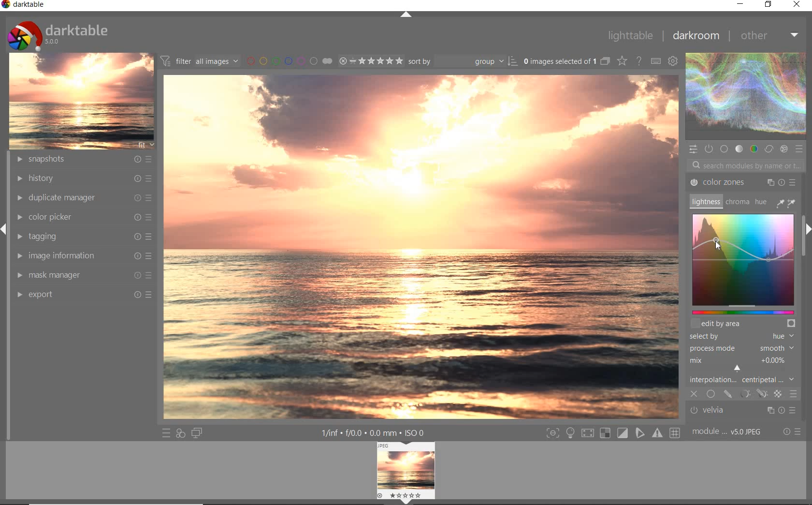  What do you see at coordinates (805, 197) in the screenshot?
I see `SCROLLBAR` at bounding box center [805, 197].